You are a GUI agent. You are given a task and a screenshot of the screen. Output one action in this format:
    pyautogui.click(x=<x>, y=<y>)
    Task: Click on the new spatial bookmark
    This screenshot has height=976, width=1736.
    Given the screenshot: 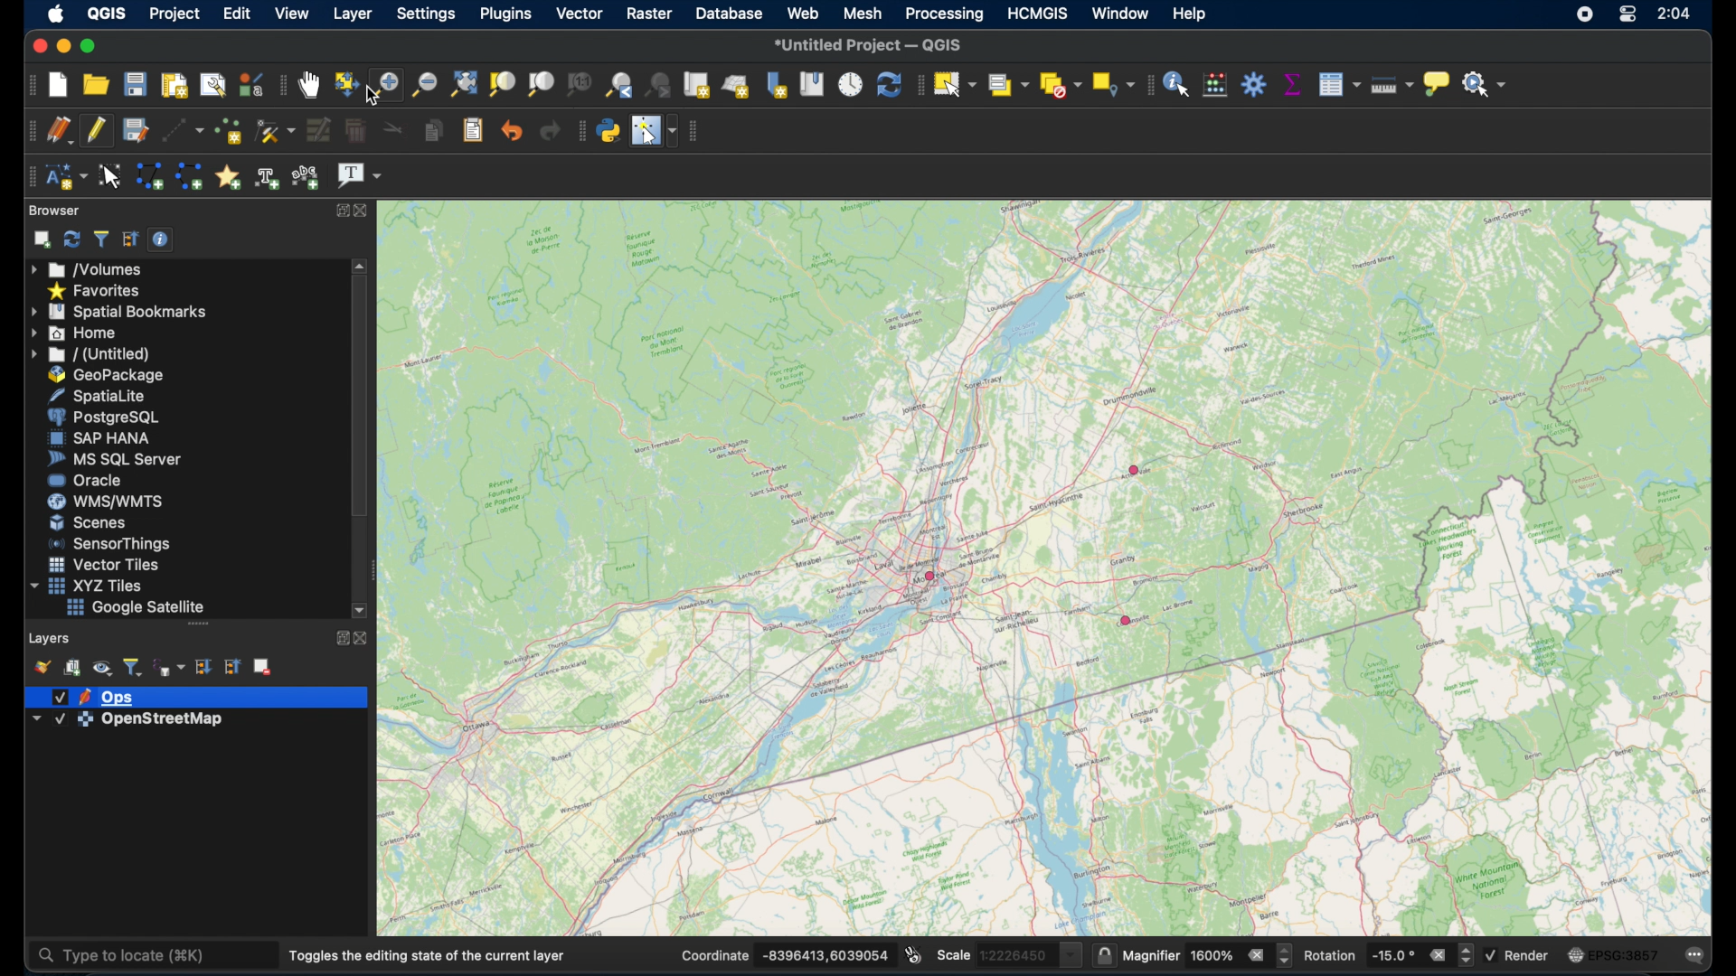 What is the action you would take?
    pyautogui.click(x=777, y=83)
    